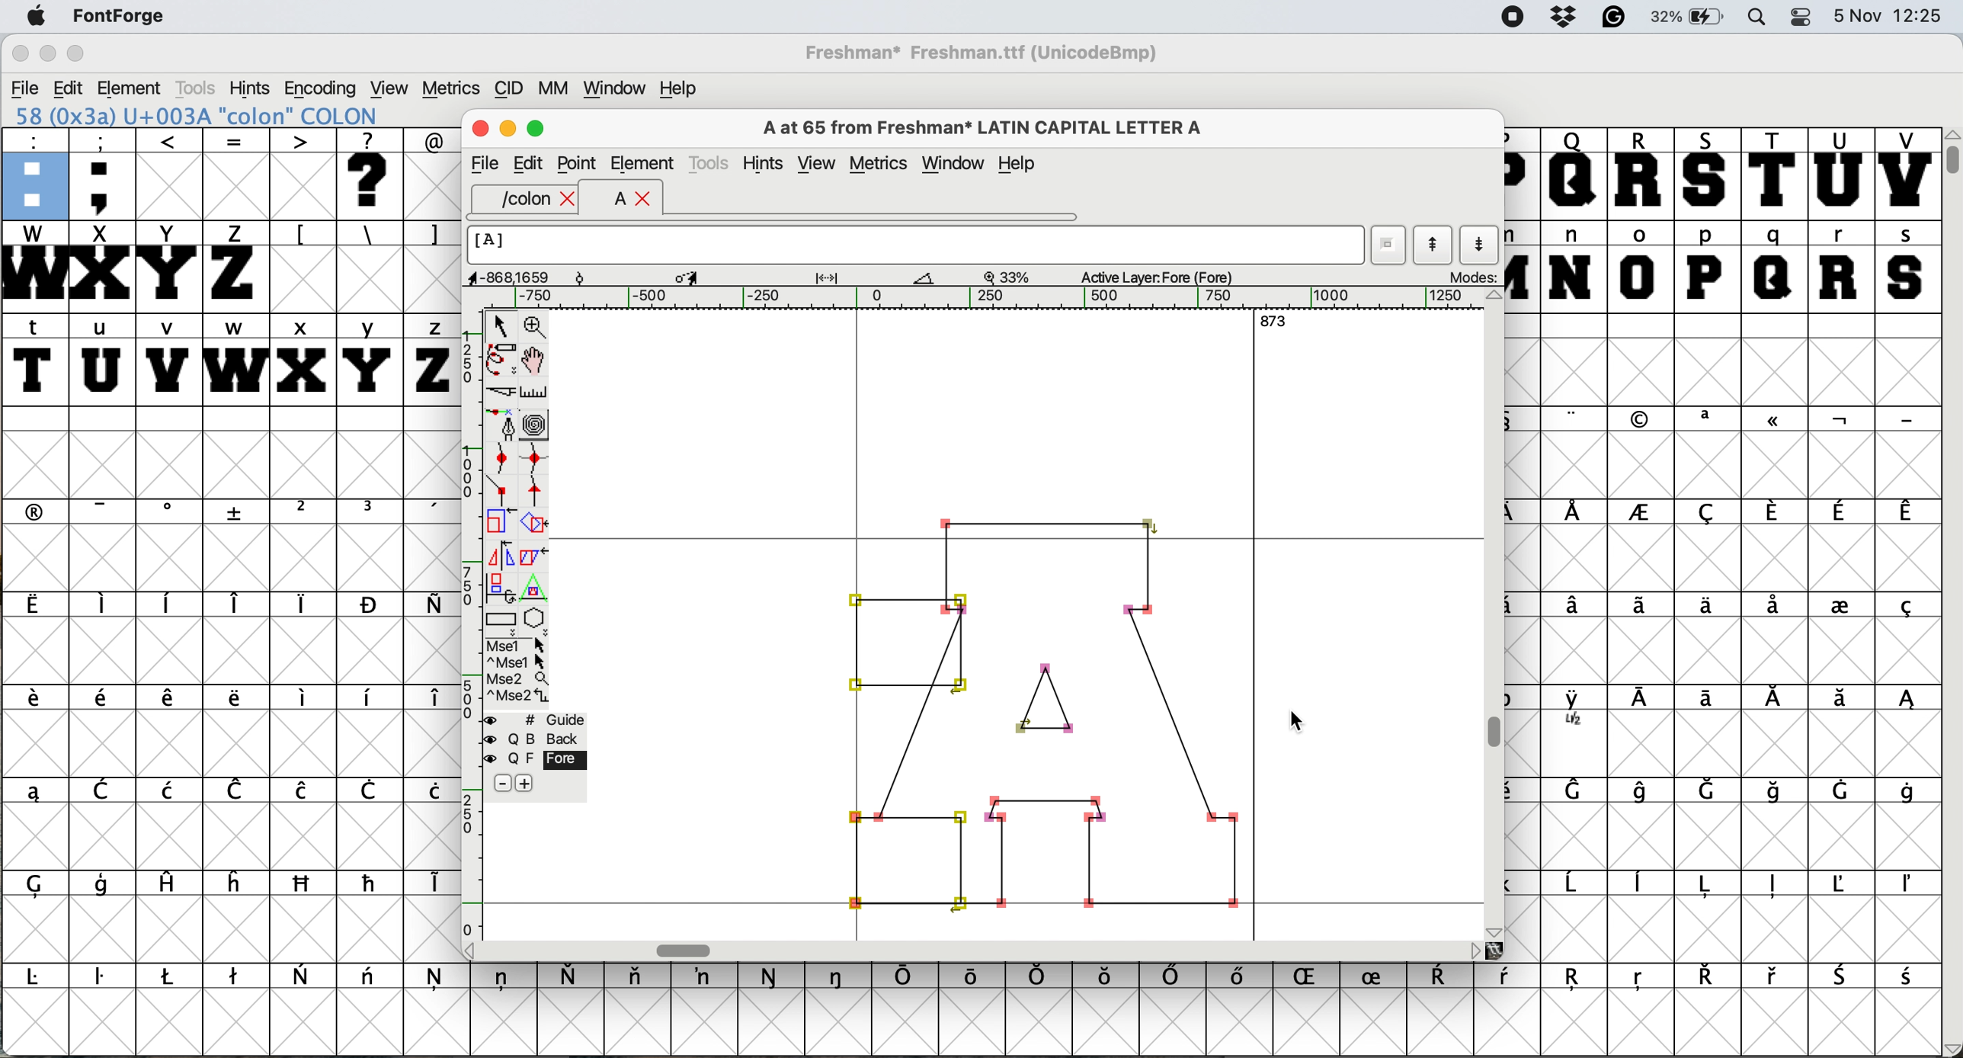 This screenshot has height=1058, width=1963. What do you see at coordinates (1907, 514) in the screenshot?
I see `symbol` at bounding box center [1907, 514].